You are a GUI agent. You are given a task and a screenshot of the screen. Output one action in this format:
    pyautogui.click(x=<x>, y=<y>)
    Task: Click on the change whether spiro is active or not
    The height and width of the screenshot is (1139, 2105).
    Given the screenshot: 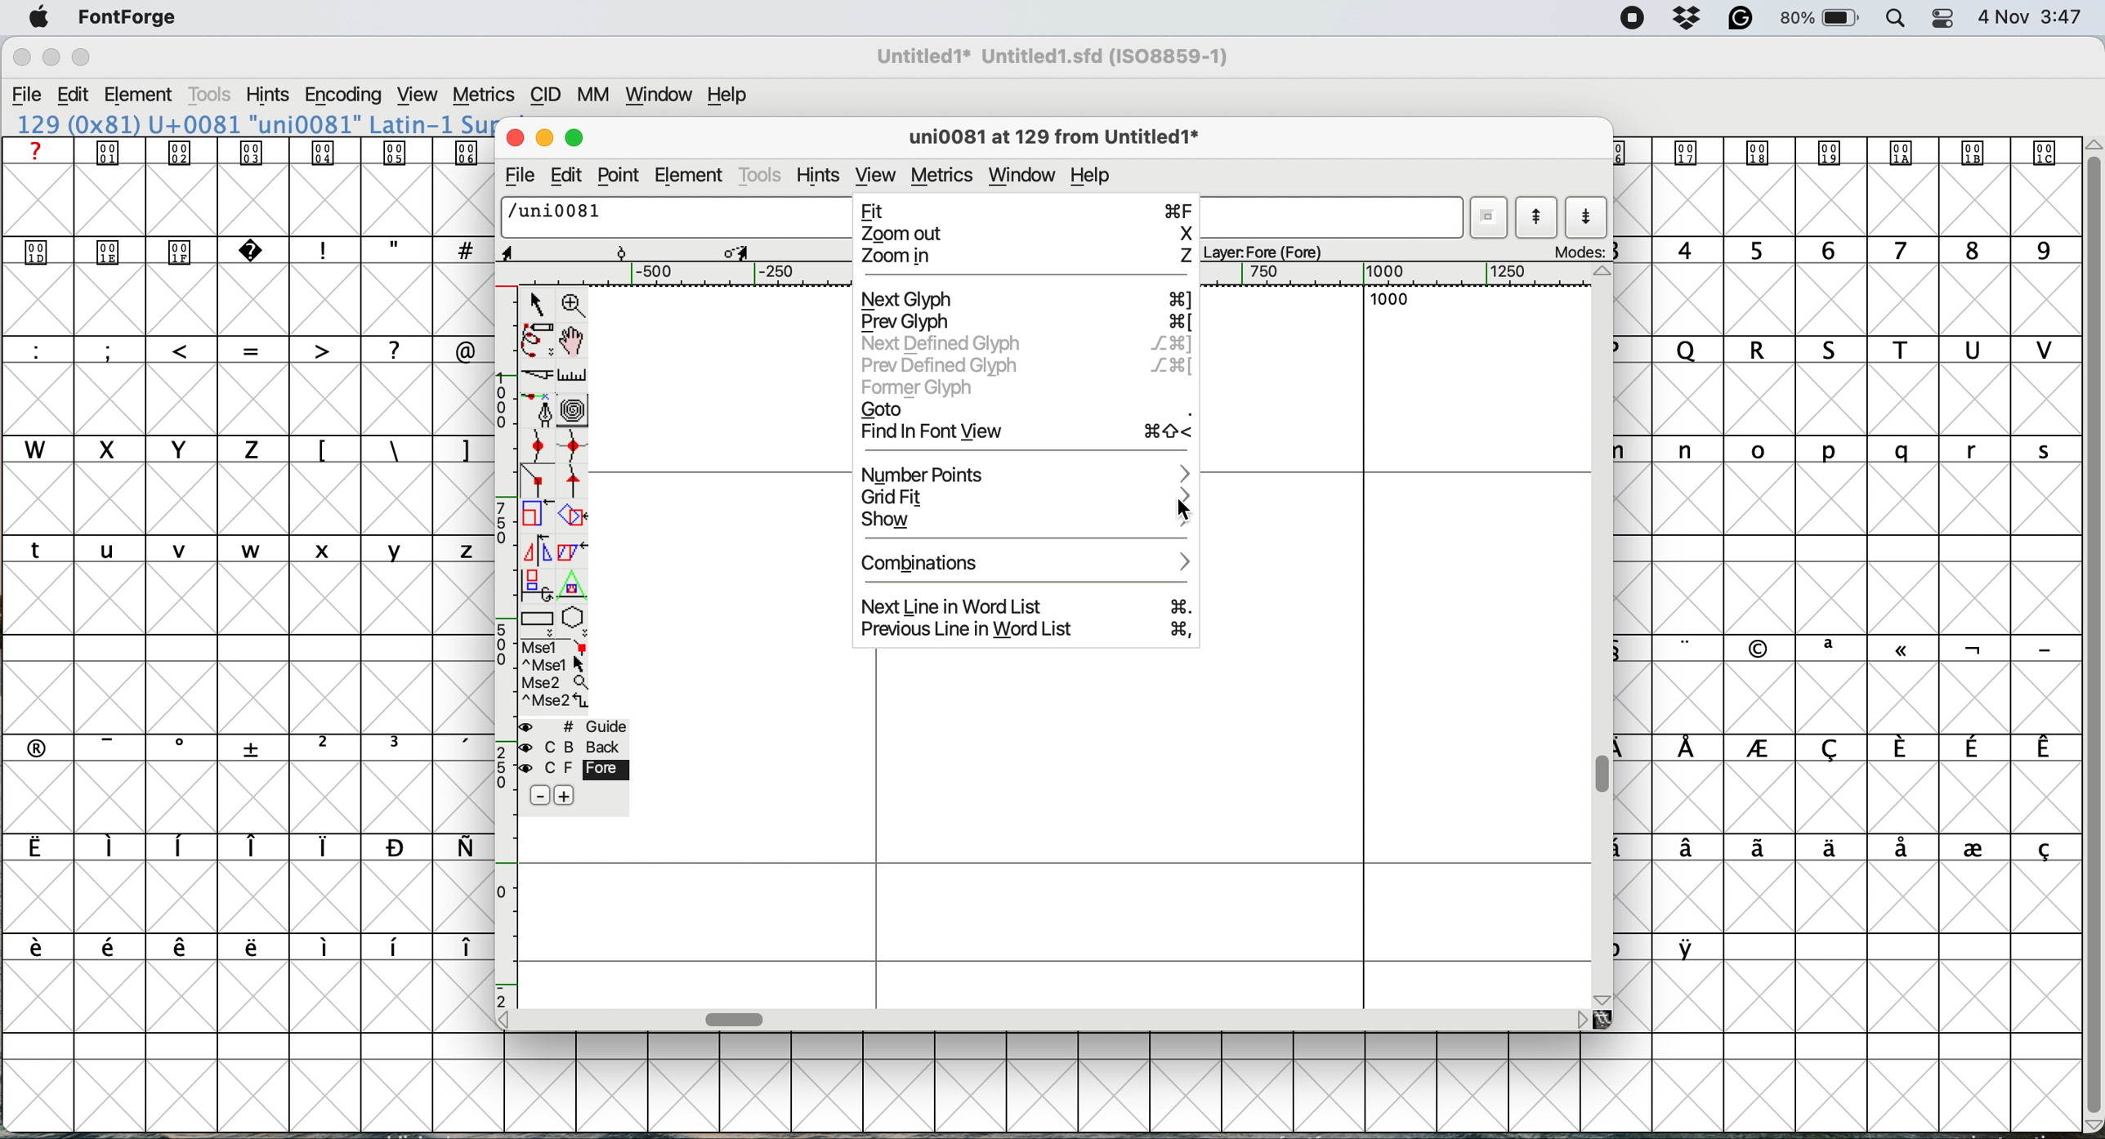 What is the action you would take?
    pyautogui.click(x=574, y=408)
    